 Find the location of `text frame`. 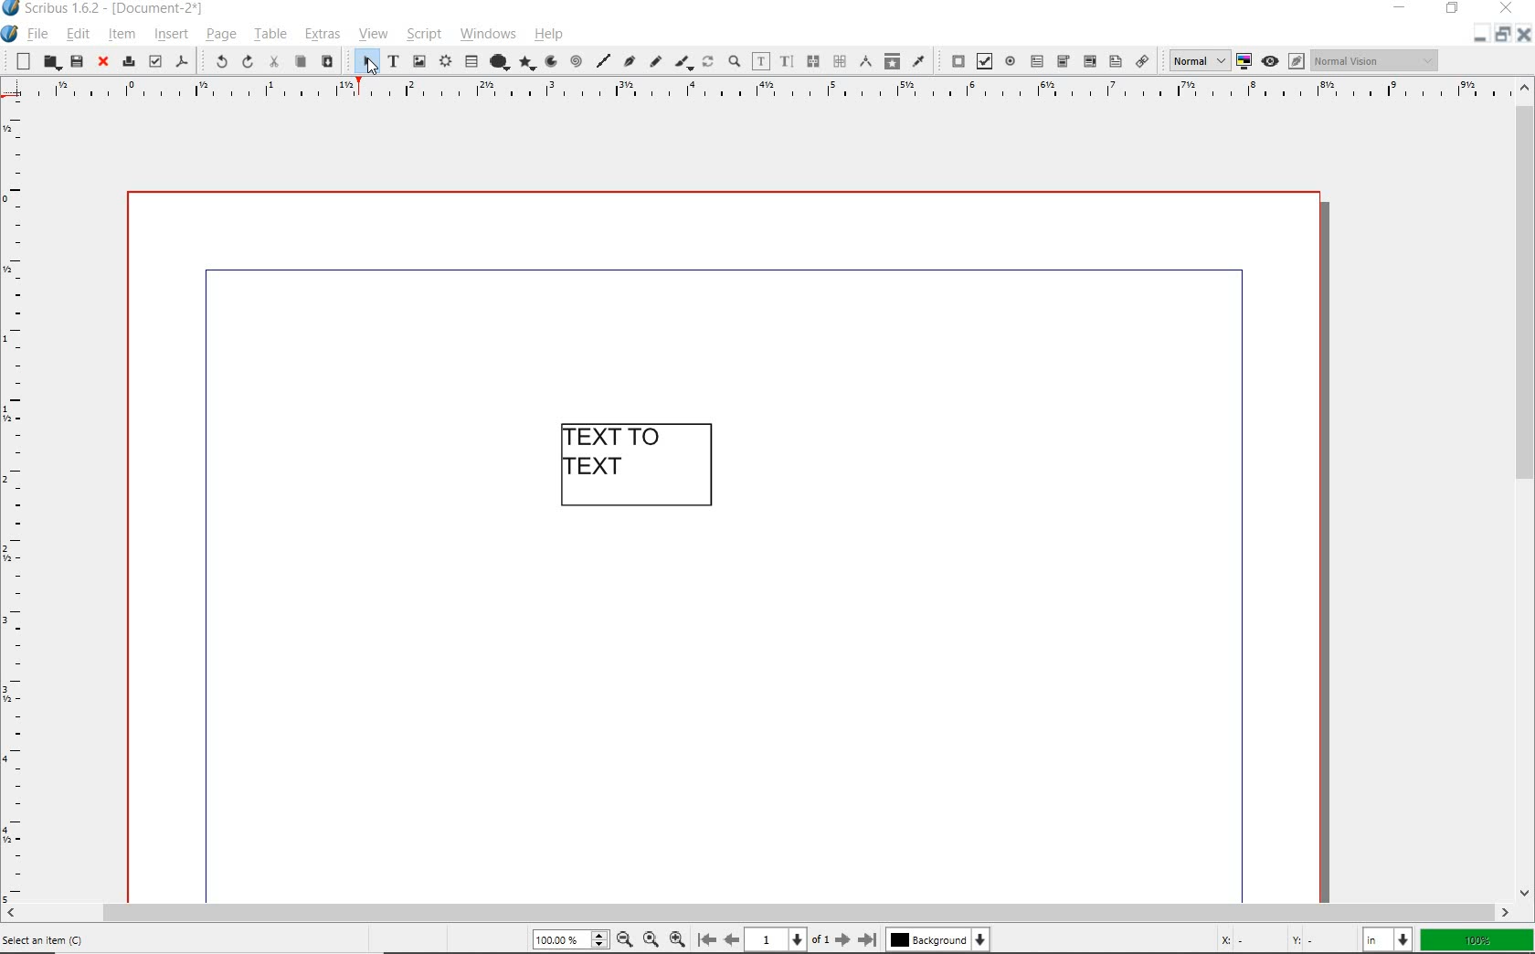

text frame is located at coordinates (640, 466).